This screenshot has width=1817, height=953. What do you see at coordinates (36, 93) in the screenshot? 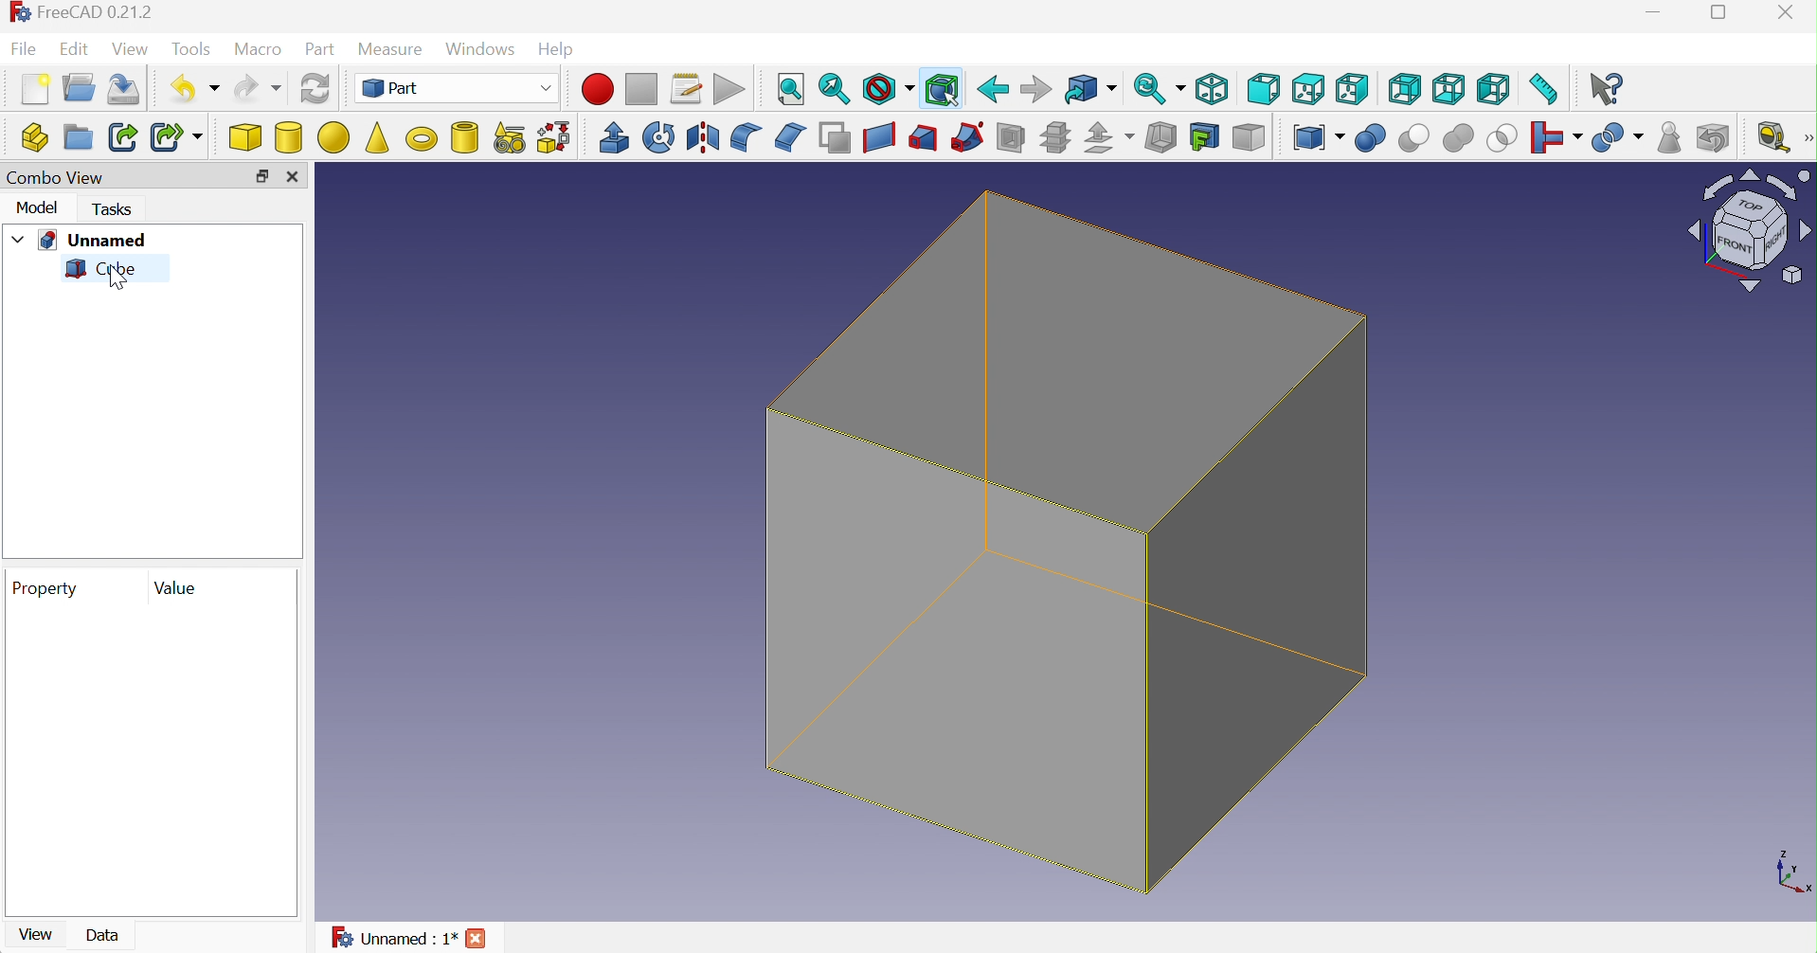
I see `New` at bounding box center [36, 93].